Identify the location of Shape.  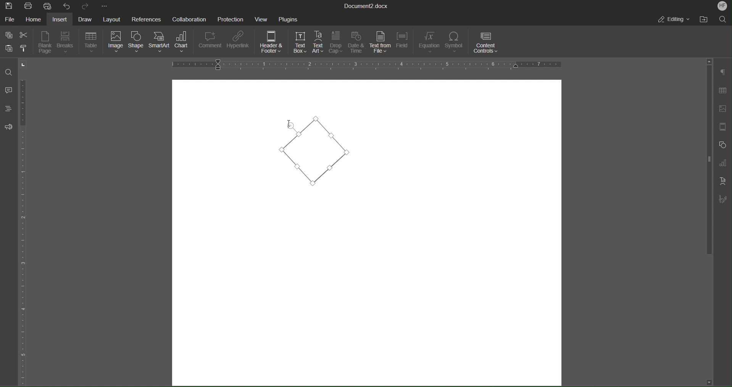
(137, 44).